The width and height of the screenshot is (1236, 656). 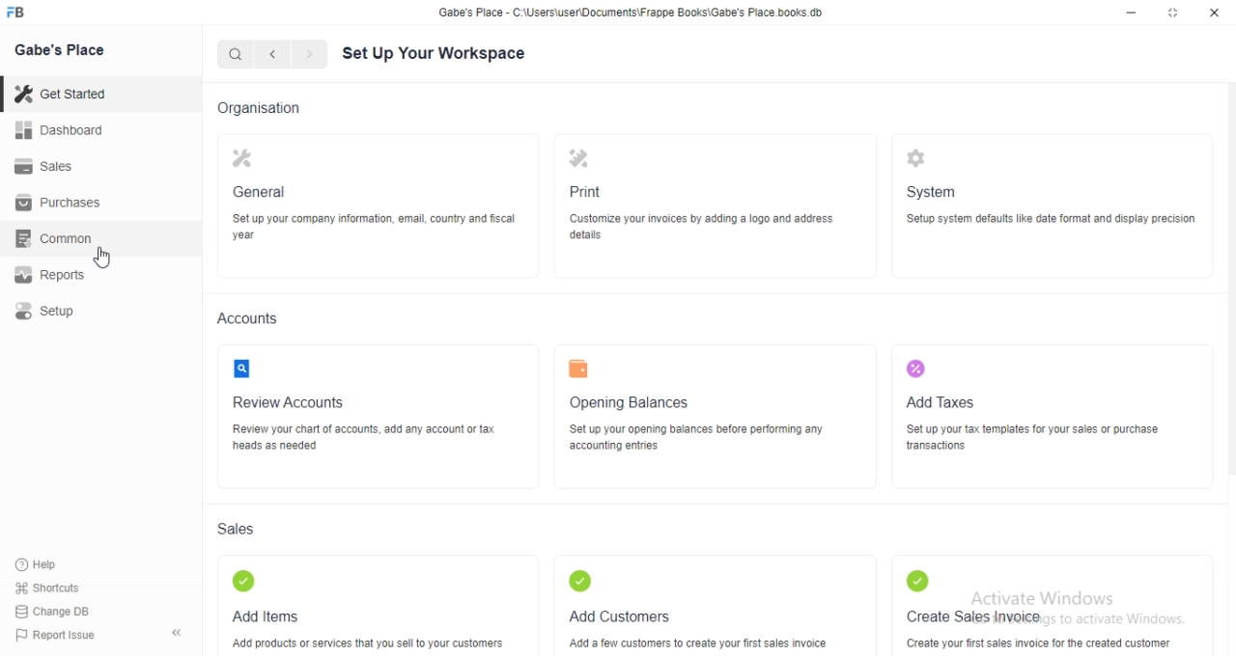 I want to click on Gabe's Place, so click(x=60, y=49).